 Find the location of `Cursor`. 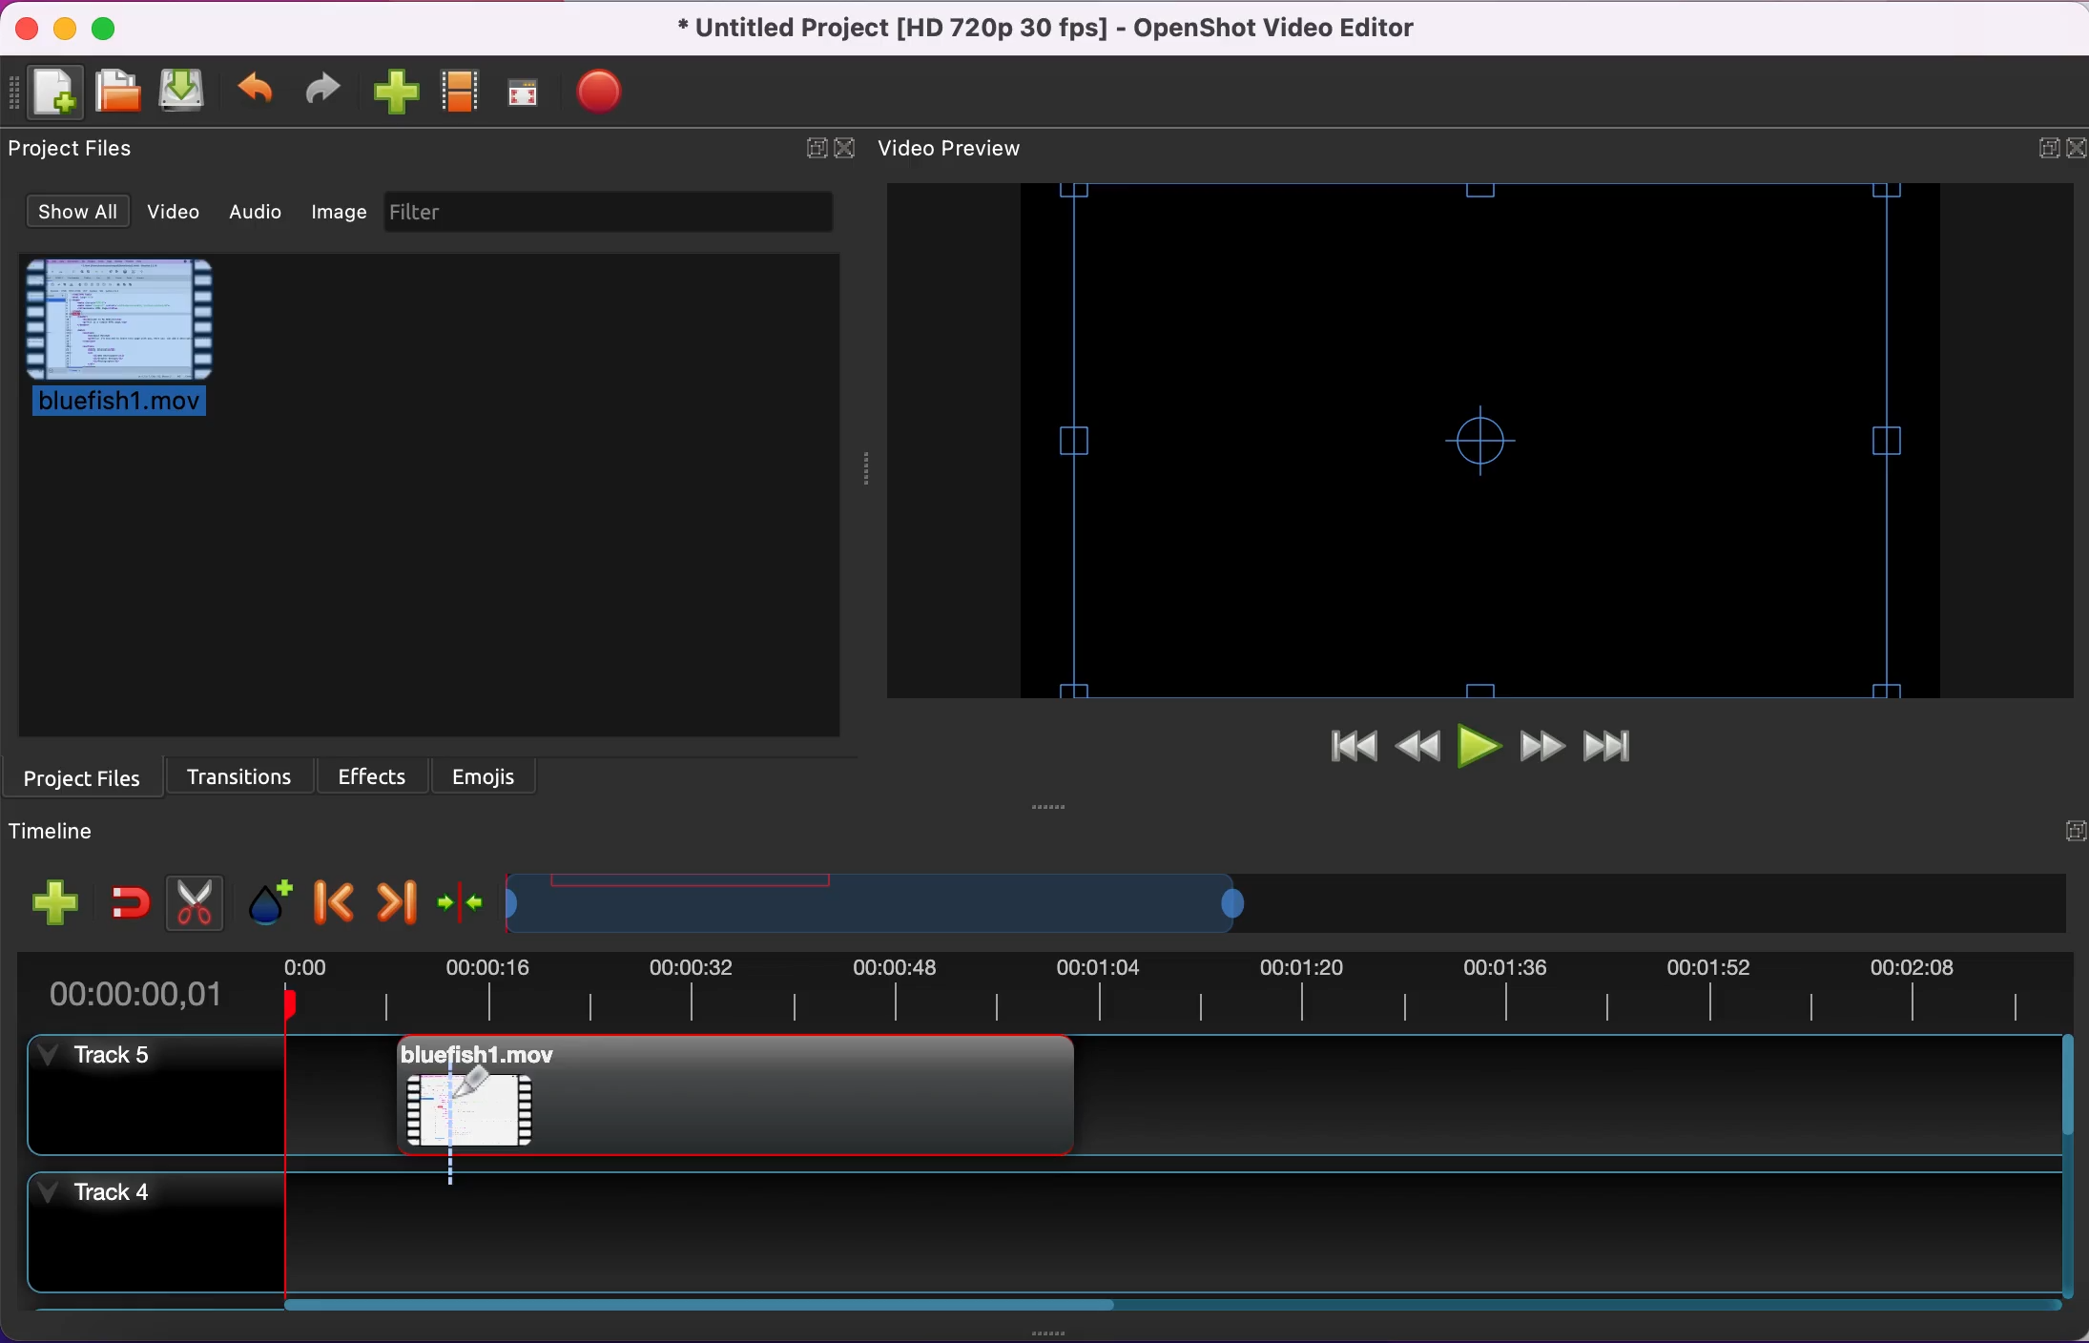

Cursor is located at coordinates (476, 1084).